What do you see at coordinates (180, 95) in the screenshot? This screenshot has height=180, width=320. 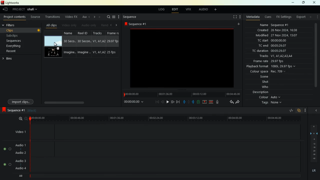 I see `timeline` at bounding box center [180, 95].